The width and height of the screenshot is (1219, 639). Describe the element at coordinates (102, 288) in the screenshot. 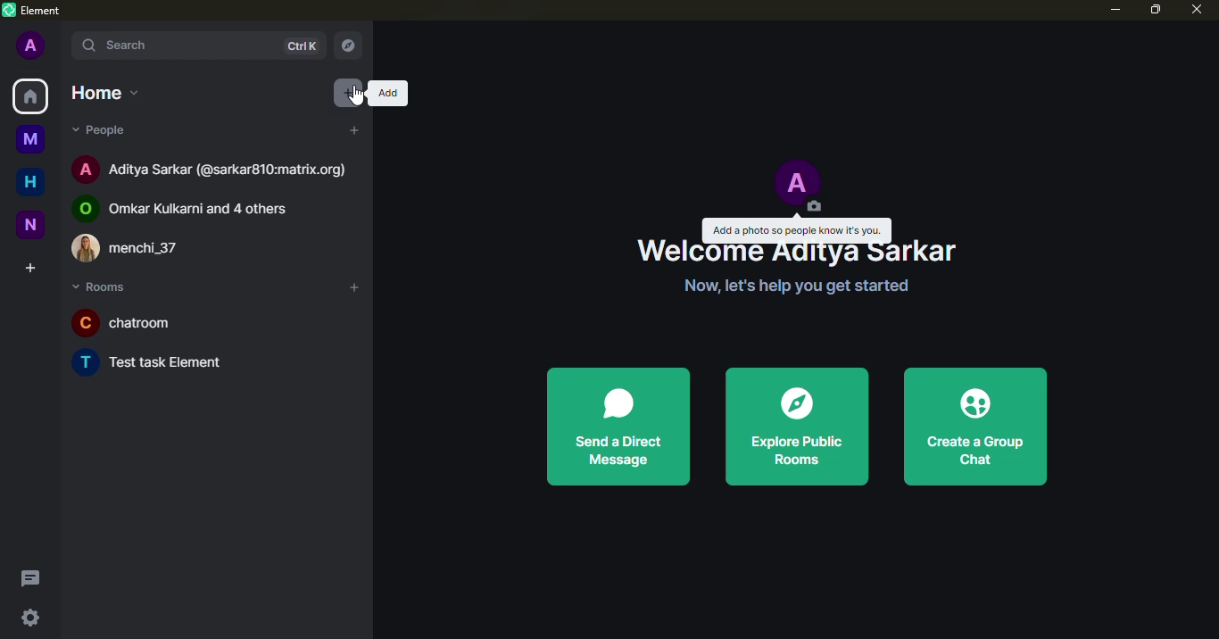

I see `rooms` at that location.